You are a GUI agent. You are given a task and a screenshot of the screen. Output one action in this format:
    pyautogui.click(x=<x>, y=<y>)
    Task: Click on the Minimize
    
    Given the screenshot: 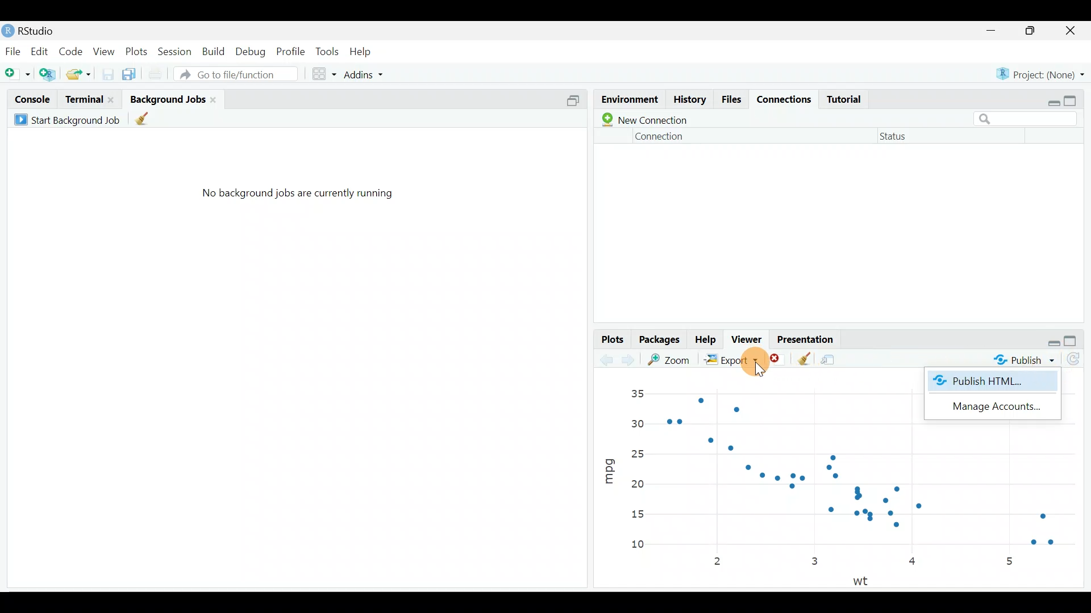 What is the action you would take?
    pyautogui.click(x=993, y=31)
    